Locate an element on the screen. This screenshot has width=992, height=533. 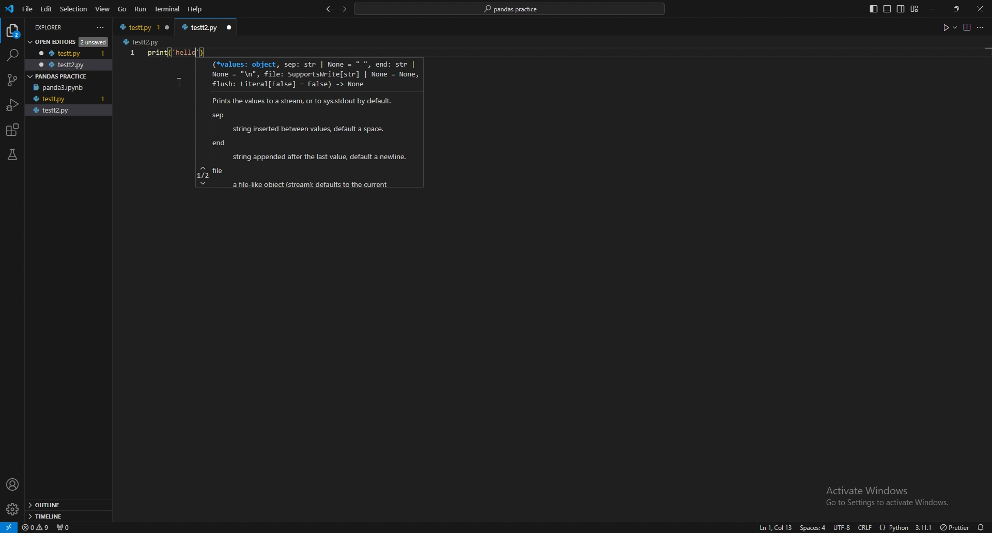
timeline is located at coordinates (67, 515).